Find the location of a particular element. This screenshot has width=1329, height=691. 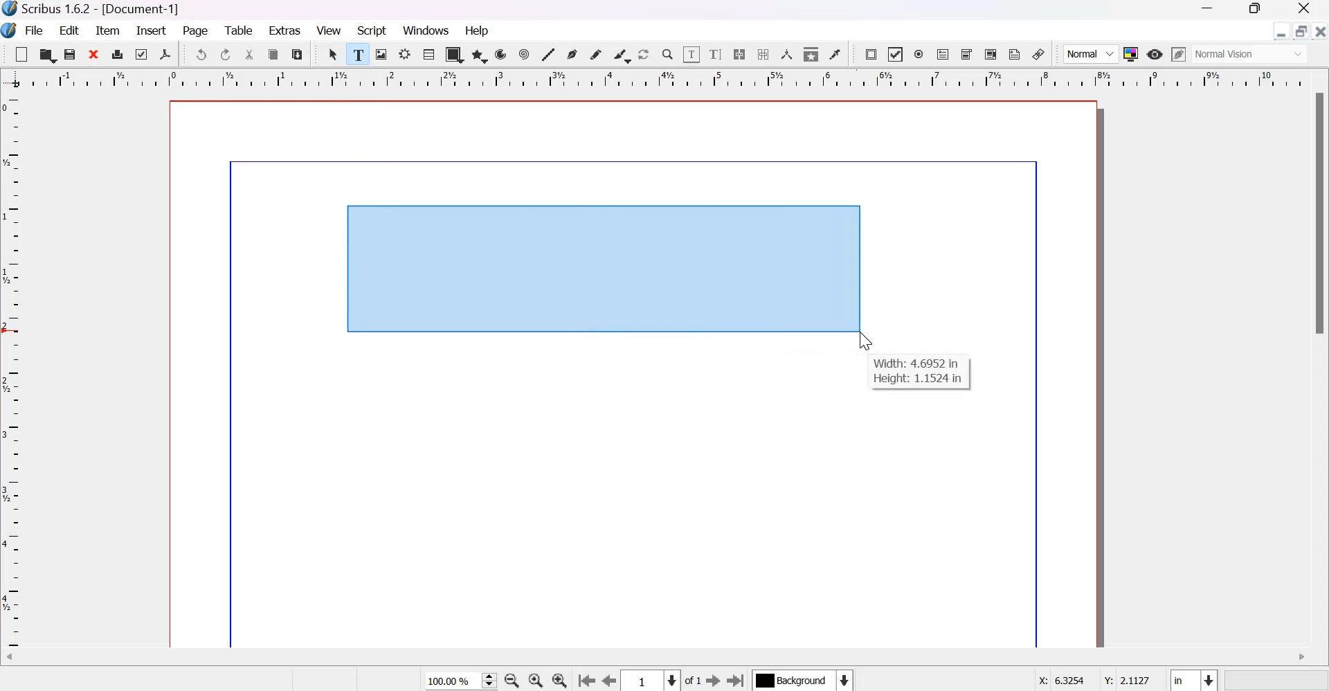

go to the previous page is located at coordinates (586, 681).